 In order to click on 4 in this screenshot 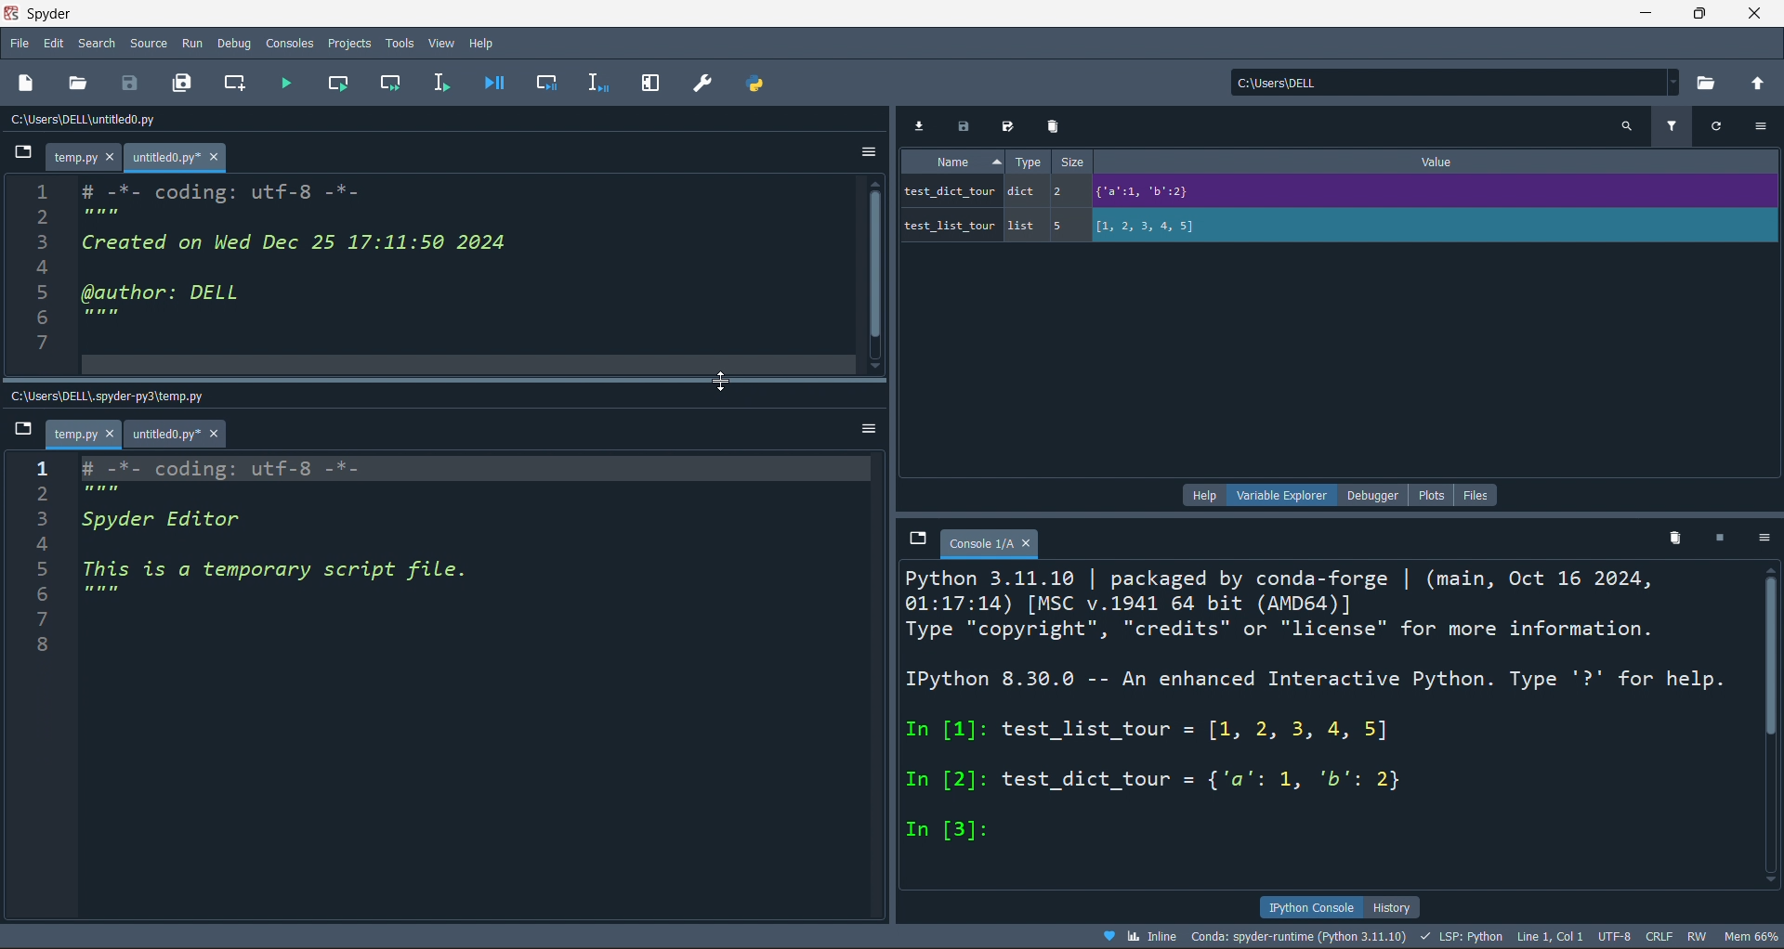, I will do `click(53, 267)`.